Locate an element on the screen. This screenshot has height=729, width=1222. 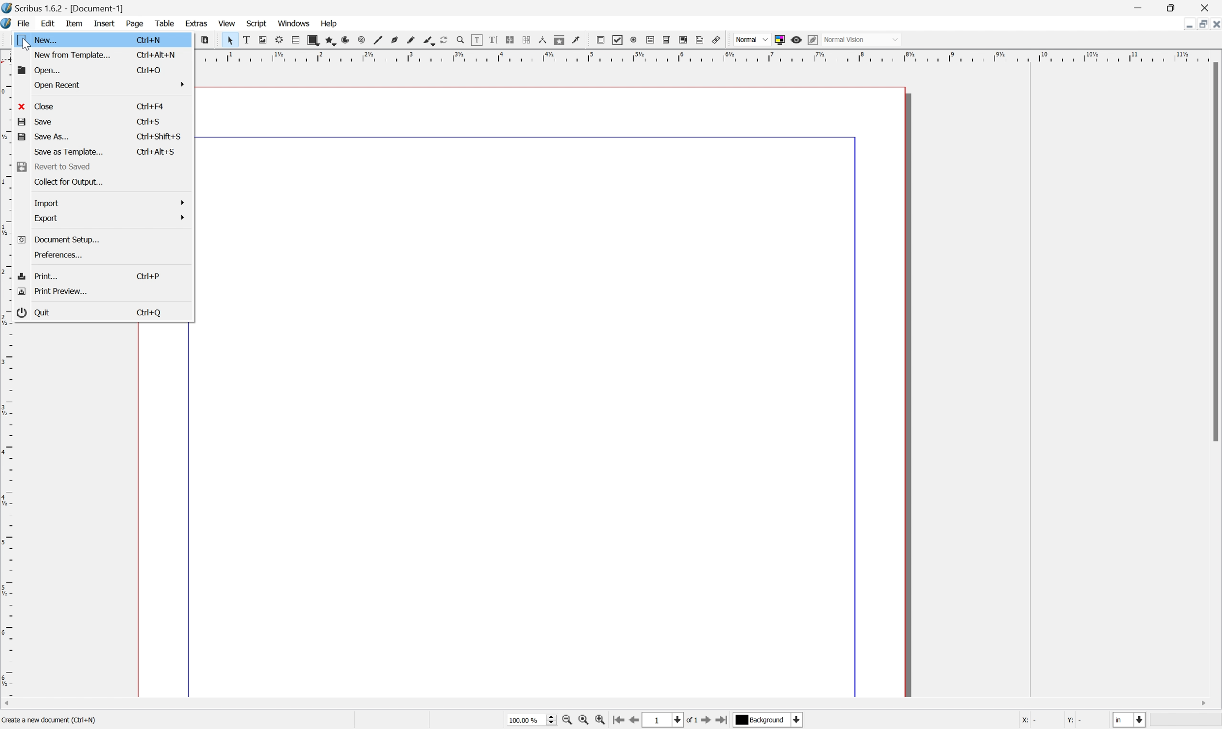
save is located at coordinates (37, 121).